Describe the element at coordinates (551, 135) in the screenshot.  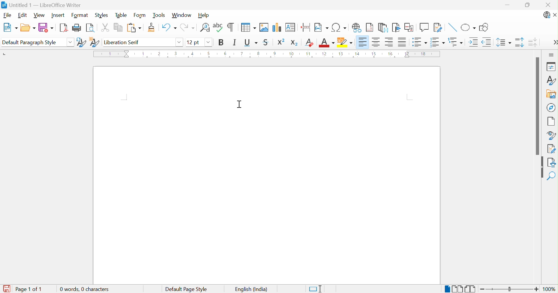
I see `Style inspector` at that location.